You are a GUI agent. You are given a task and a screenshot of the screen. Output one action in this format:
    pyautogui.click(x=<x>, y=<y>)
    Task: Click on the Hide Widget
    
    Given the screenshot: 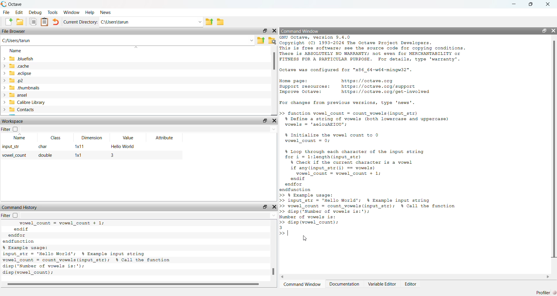 What is the action you would take?
    pyautogui.click(x=274, y=31)
    